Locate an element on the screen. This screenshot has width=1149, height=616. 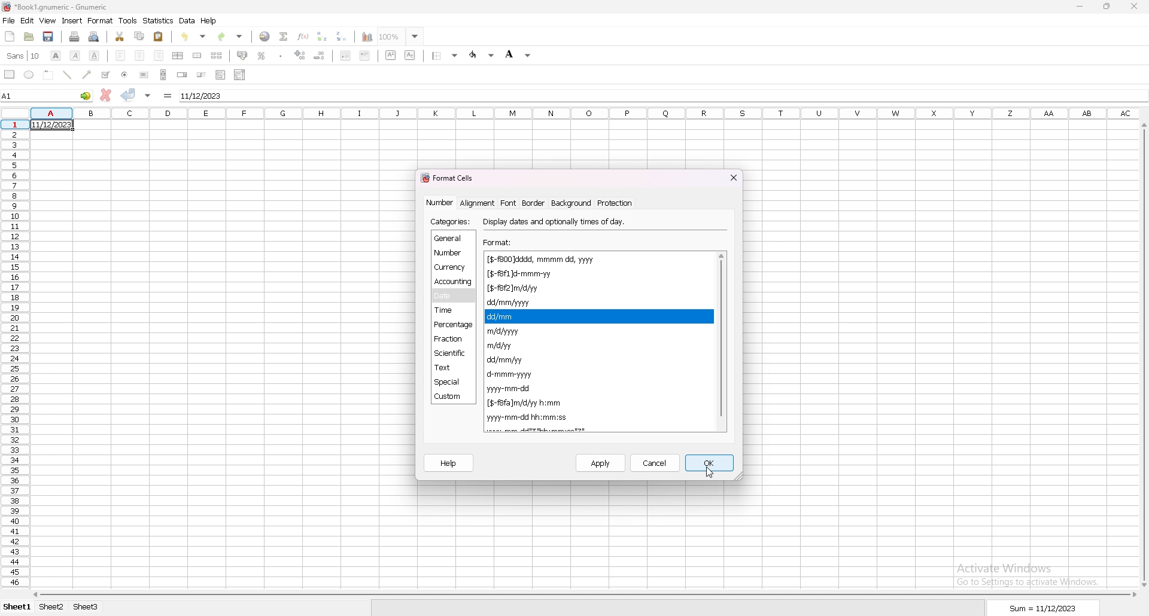
undo is located at coordinates (194, 36).